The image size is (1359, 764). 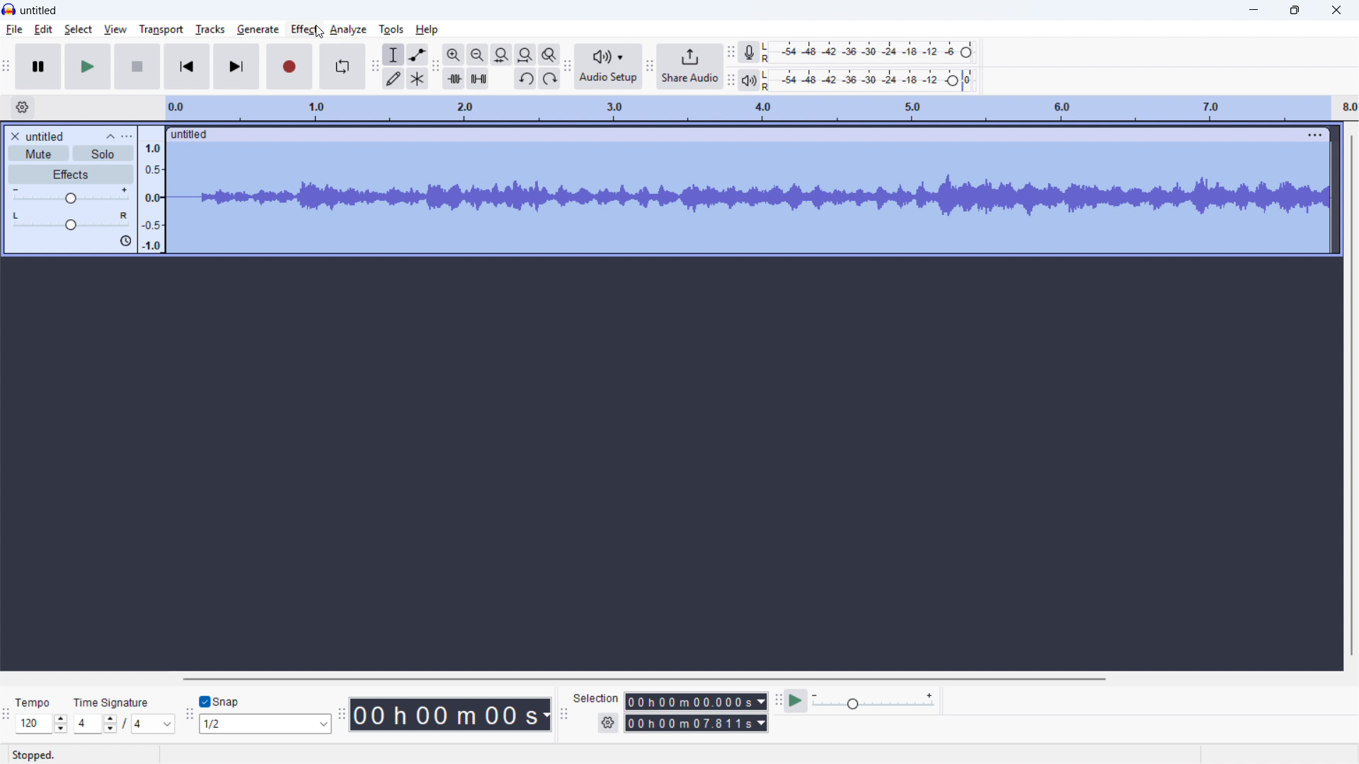 What do you see at coordinates (289, 67) in the screenshot?
I see `record` at bounding box center [289, 67].